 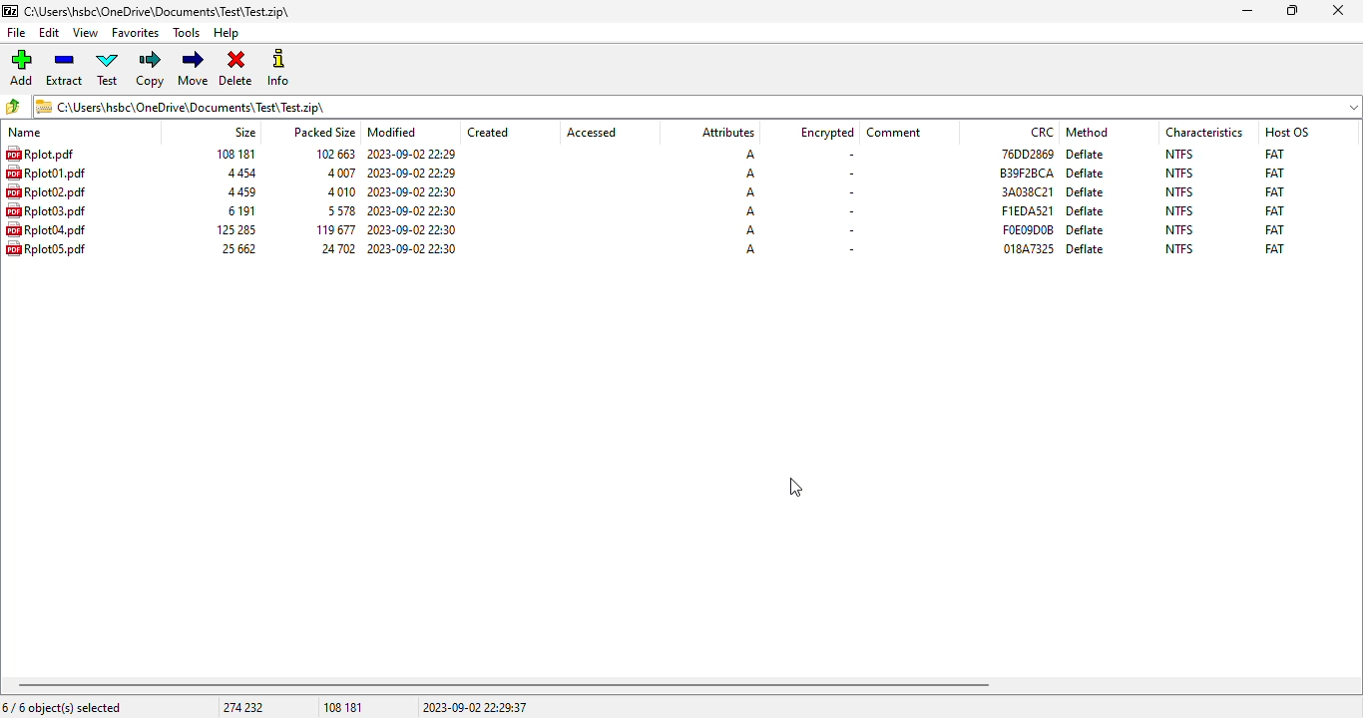 I want to click on size, so click(x=244, y=132).